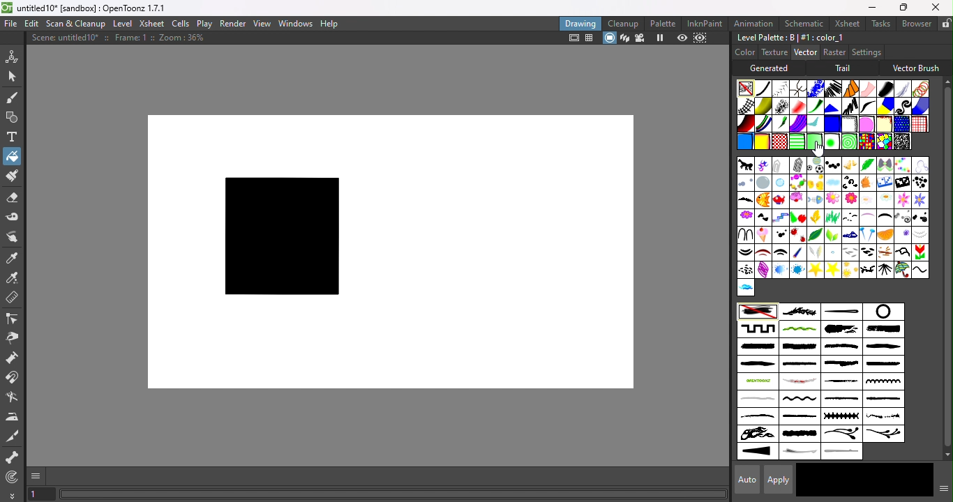 This screenshot has height=502, width=953. Describe the element at coordinates (780, 479) in the screenshot. I see `Apply` at that location.